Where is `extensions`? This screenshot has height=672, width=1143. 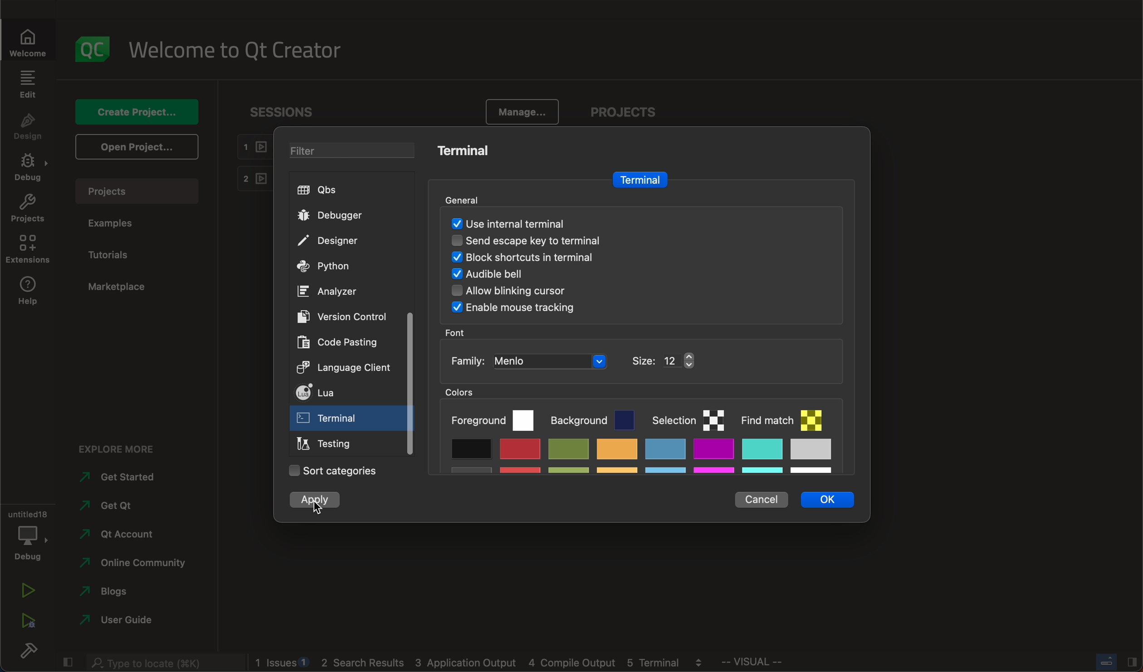
extensions is located at coordinates (30, 250).